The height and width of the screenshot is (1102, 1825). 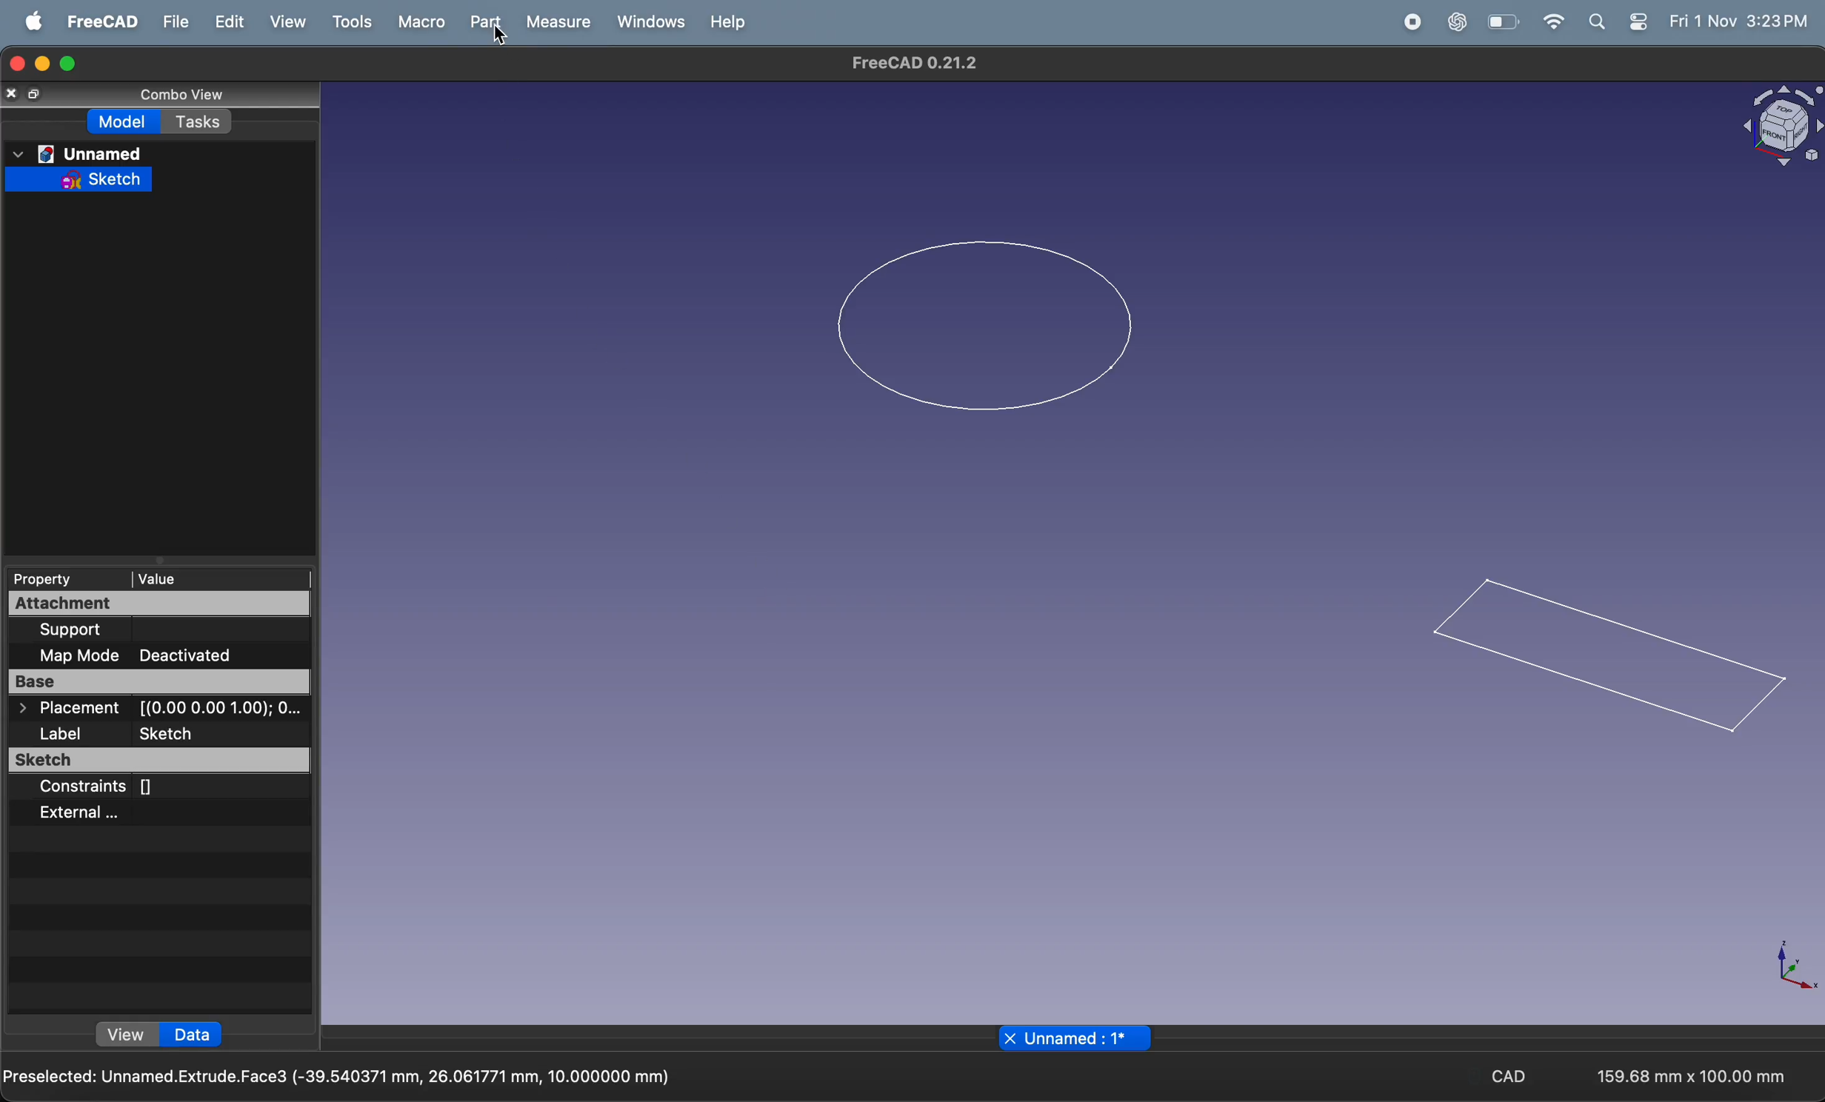 I want to click on maximize, so click(x=67, y=64).